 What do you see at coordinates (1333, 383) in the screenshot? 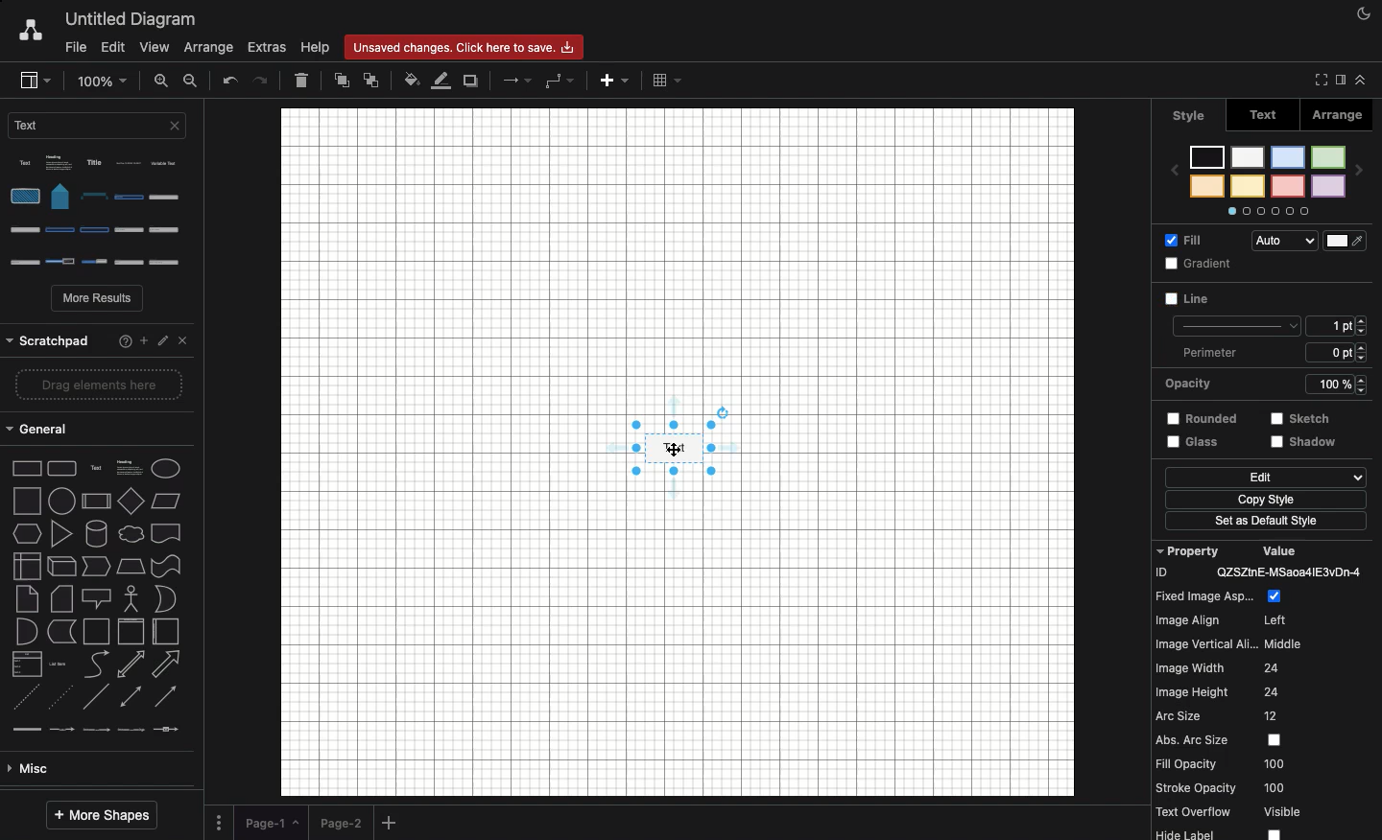
I see `strestch` at bounding box center [1333, 383].